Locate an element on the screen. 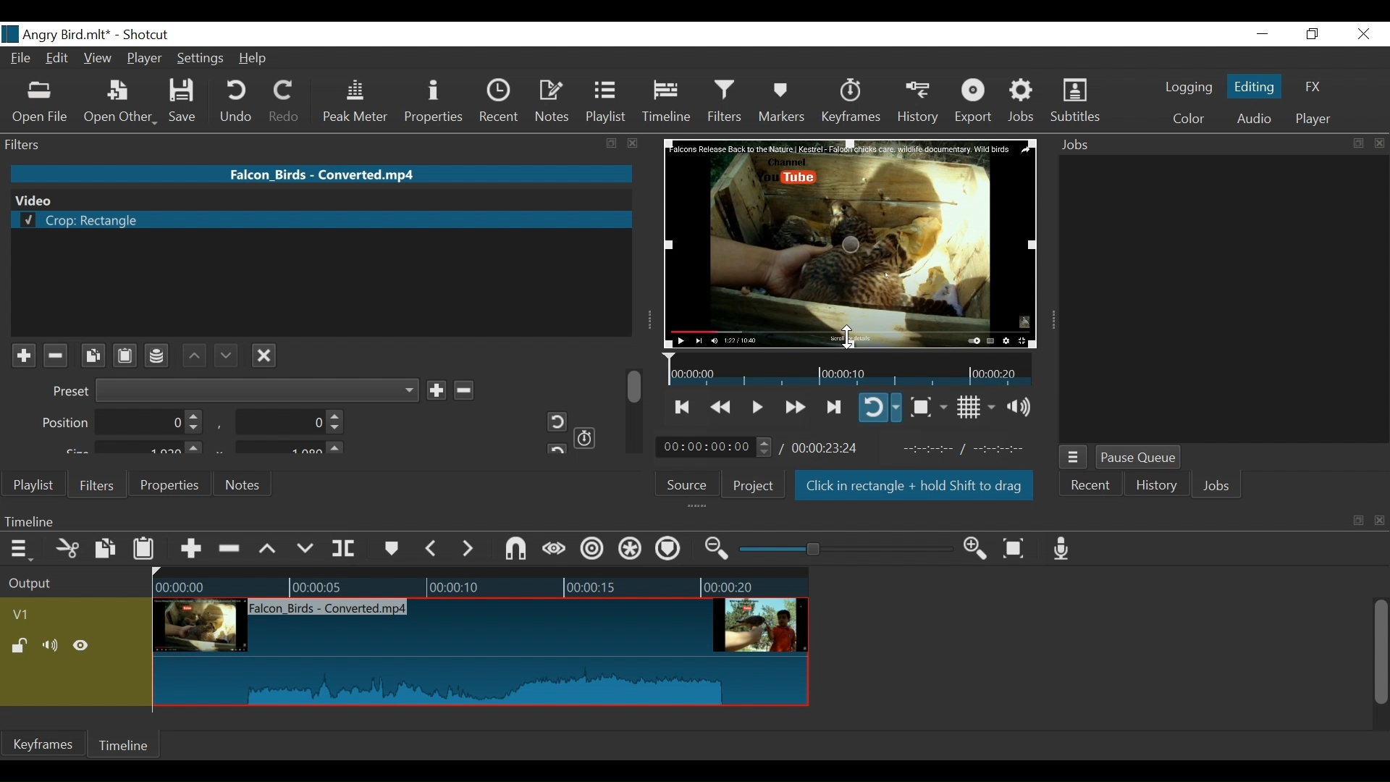 This screenshot has width=1390, height=782. Output is located at coordinates (73, 584).